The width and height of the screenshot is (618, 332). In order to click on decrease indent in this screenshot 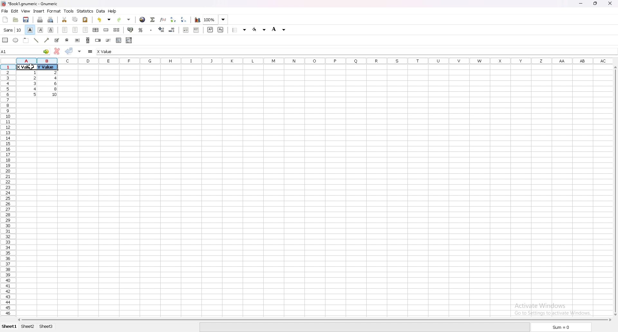, I will do `click(186, 30)`.